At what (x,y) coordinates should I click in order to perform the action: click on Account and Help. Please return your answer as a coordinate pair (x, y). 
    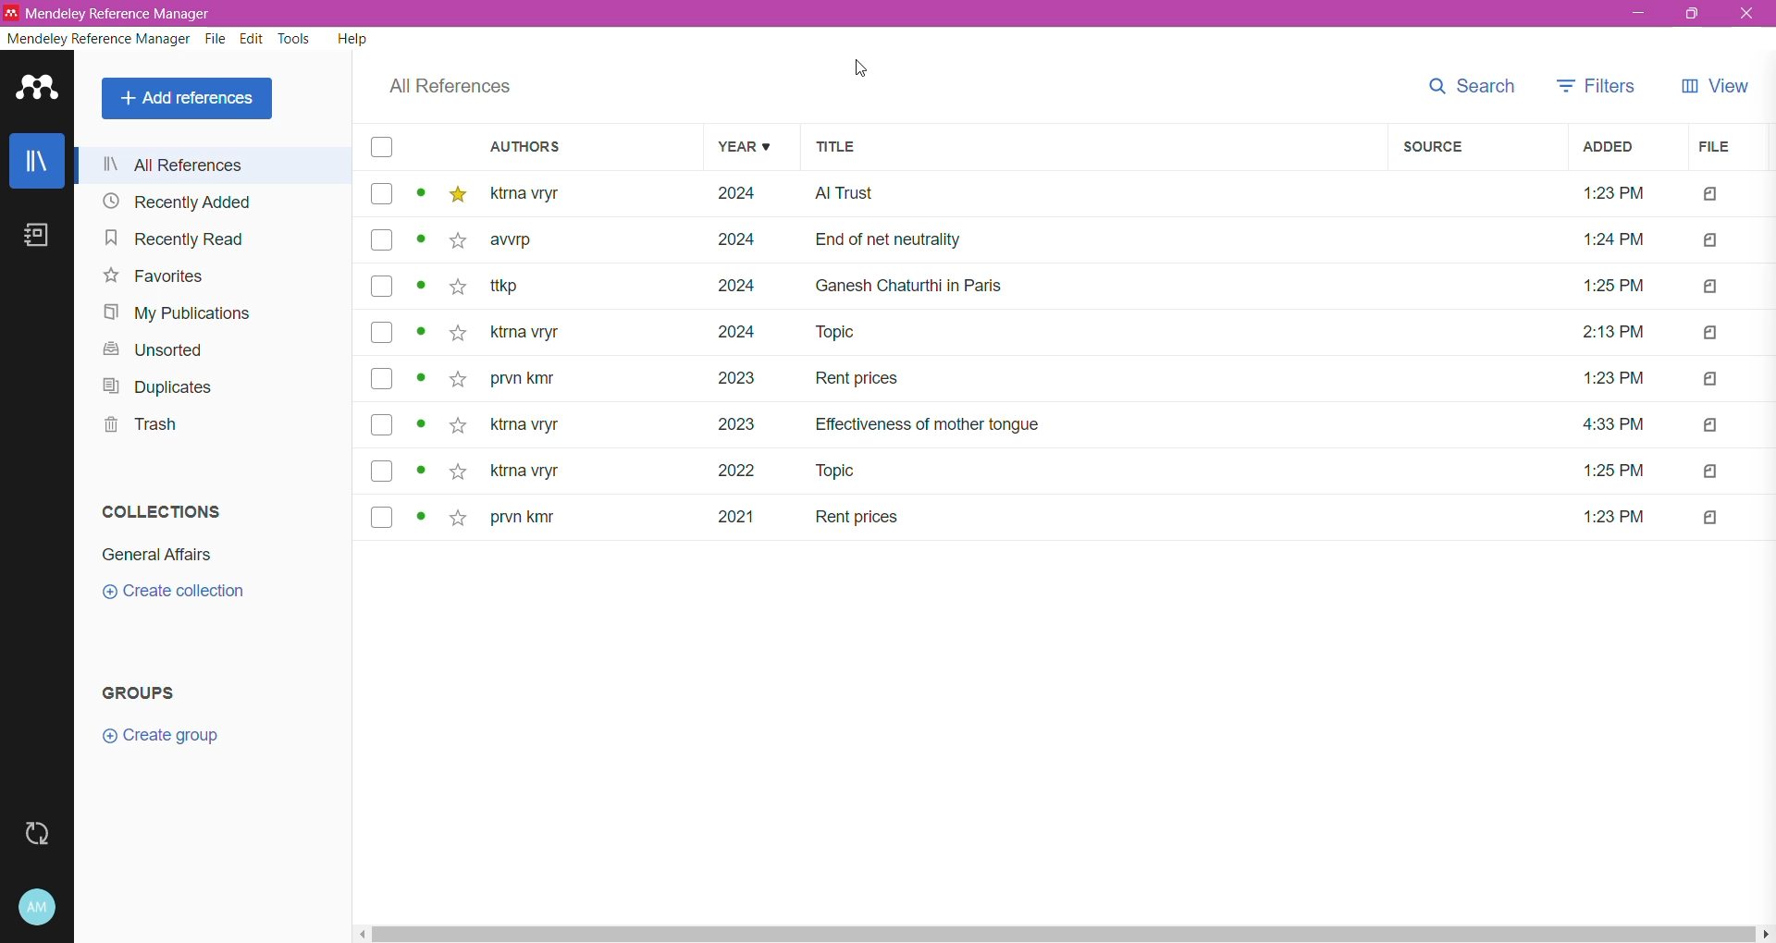
    Looking at the image, I should click on (38, 908).